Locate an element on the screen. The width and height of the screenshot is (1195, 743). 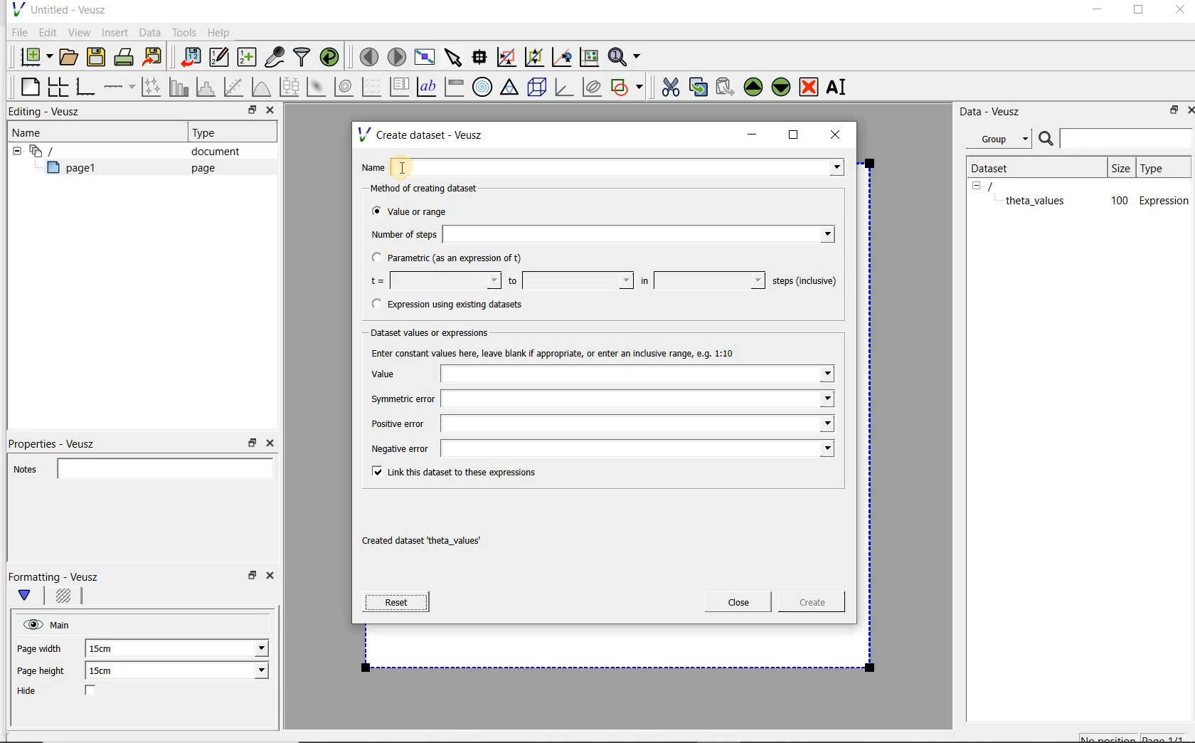
move to the next page is located at coordinates (397, 57).